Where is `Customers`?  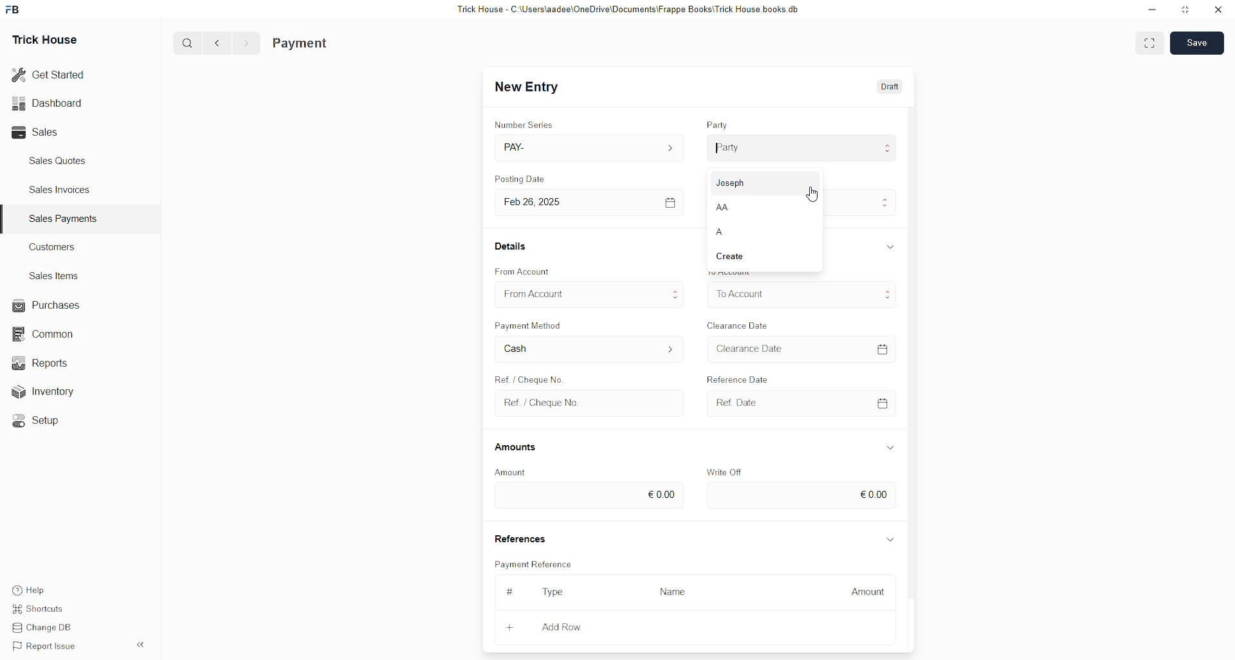 Customers is located at coordinates (56, 246).